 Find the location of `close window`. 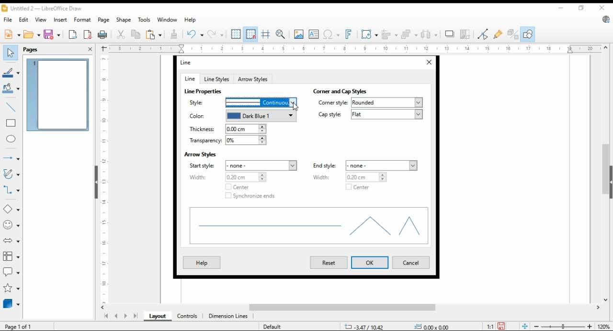

close window is located at coordinates (602, 8).